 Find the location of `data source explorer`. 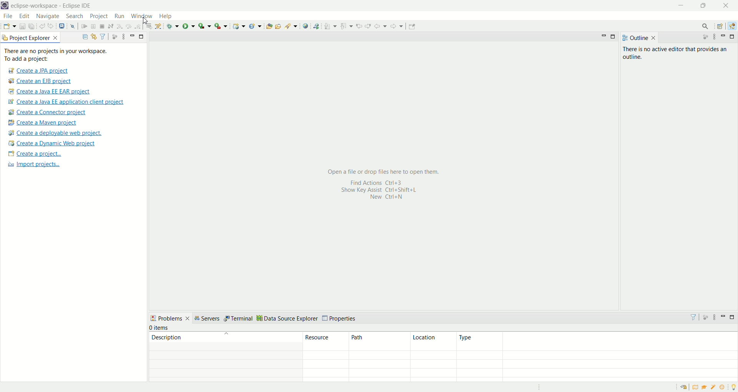

data source explorer is located at coordinates (289, 318).